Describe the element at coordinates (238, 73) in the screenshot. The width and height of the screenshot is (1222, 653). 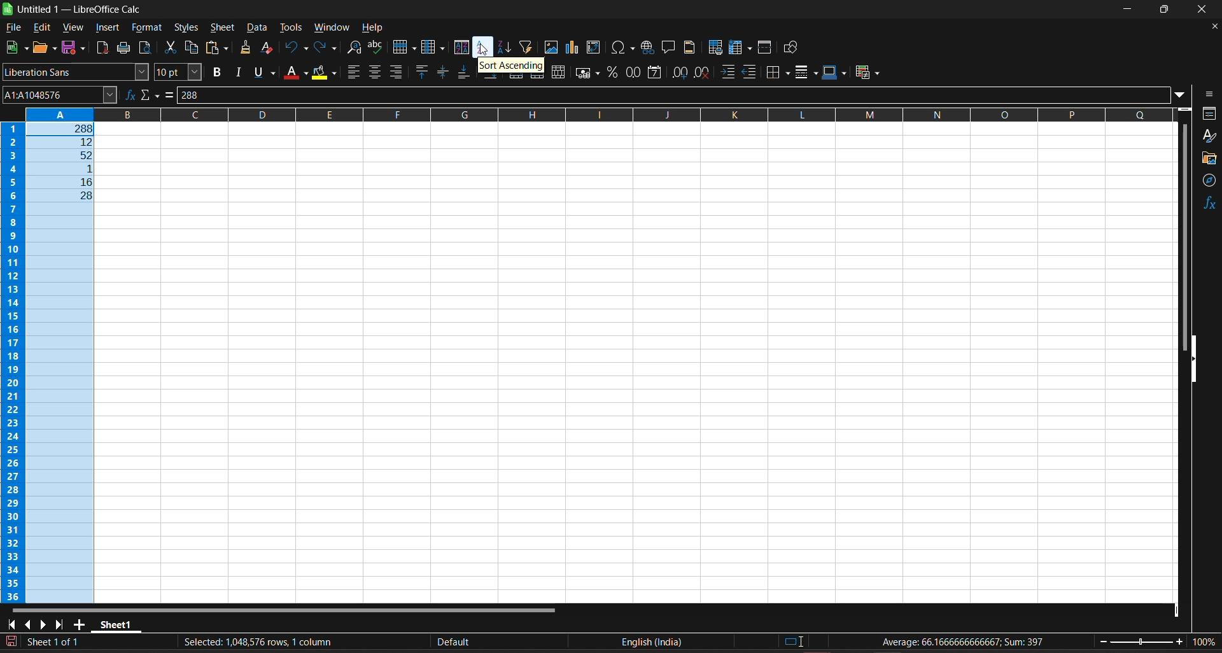
I see `italic` at that location.